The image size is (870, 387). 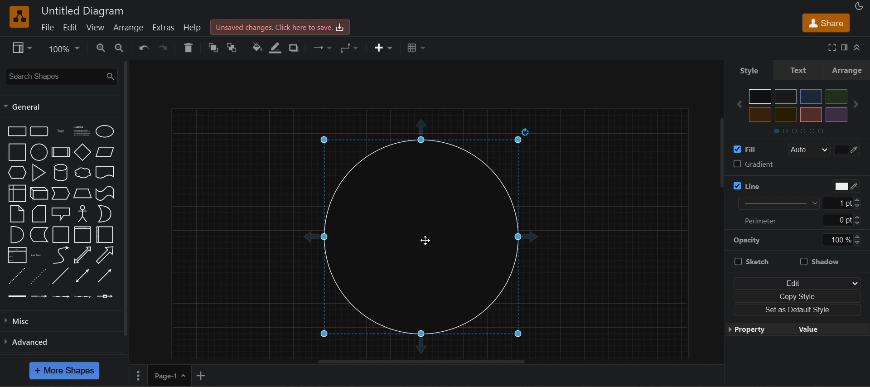 I want to click on horizontal container, so click(x=106, y=235).